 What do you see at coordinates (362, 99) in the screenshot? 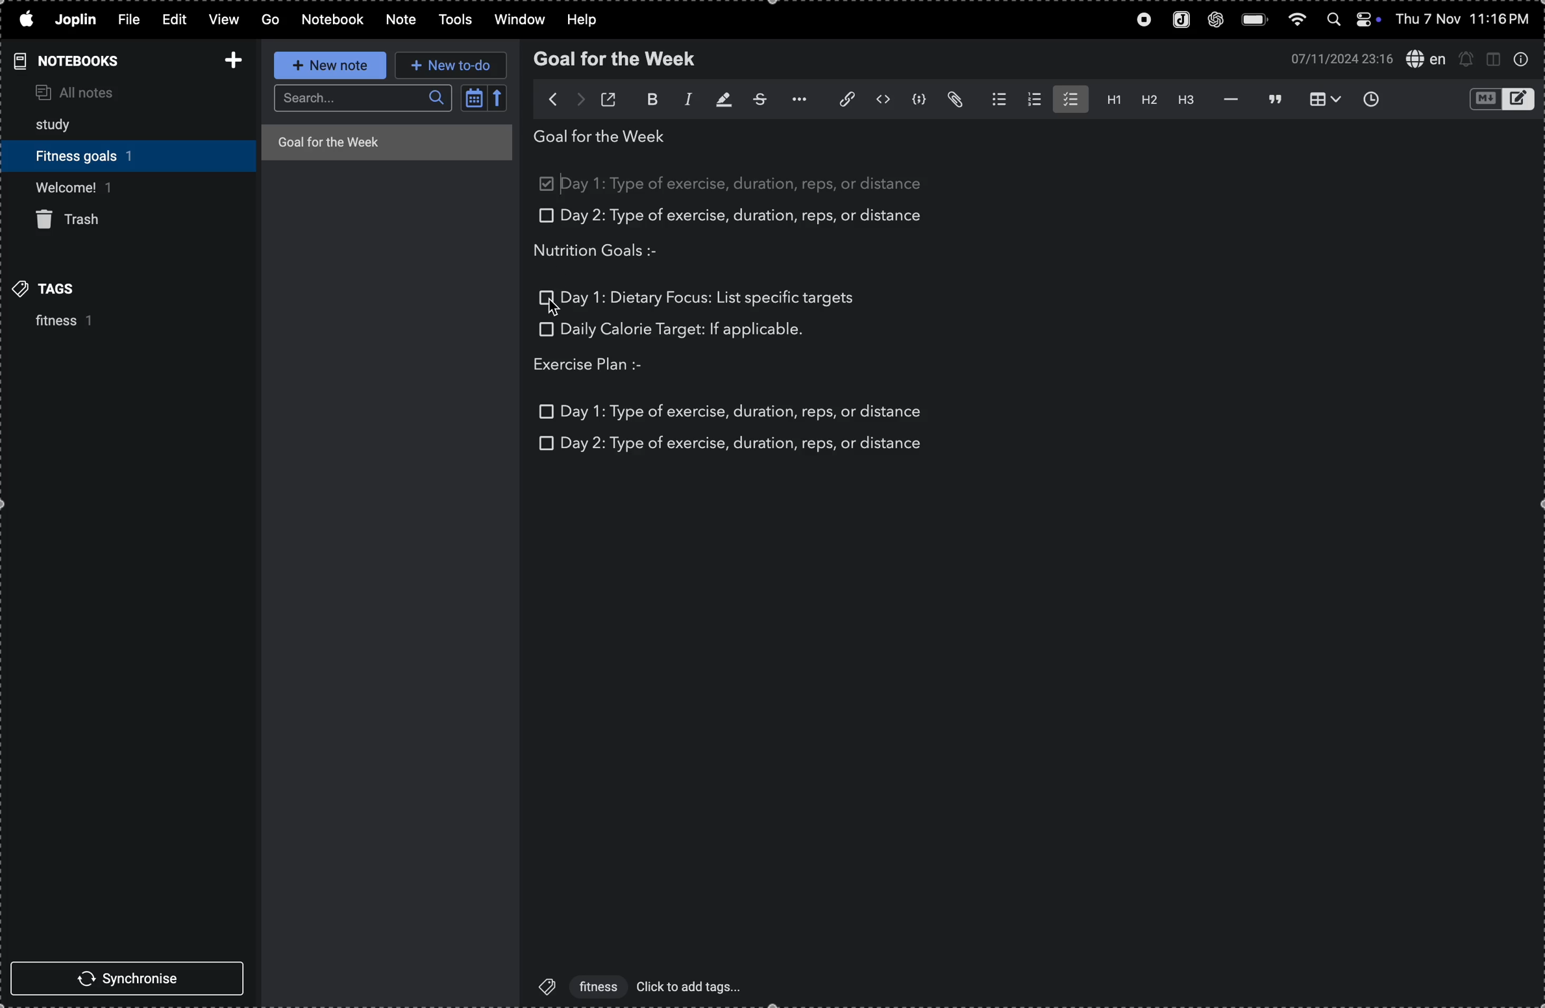
I see `search` at bounding box center [362, 99].